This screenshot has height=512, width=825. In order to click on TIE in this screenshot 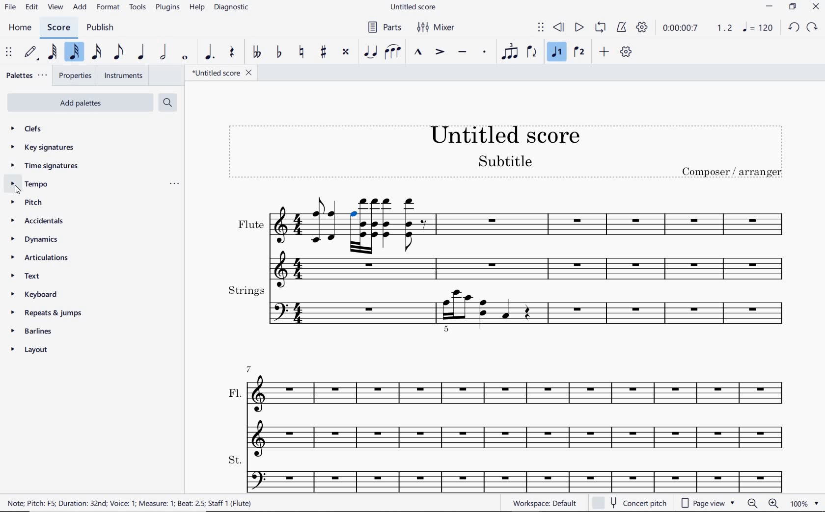, I will do `click(371, 52)`.